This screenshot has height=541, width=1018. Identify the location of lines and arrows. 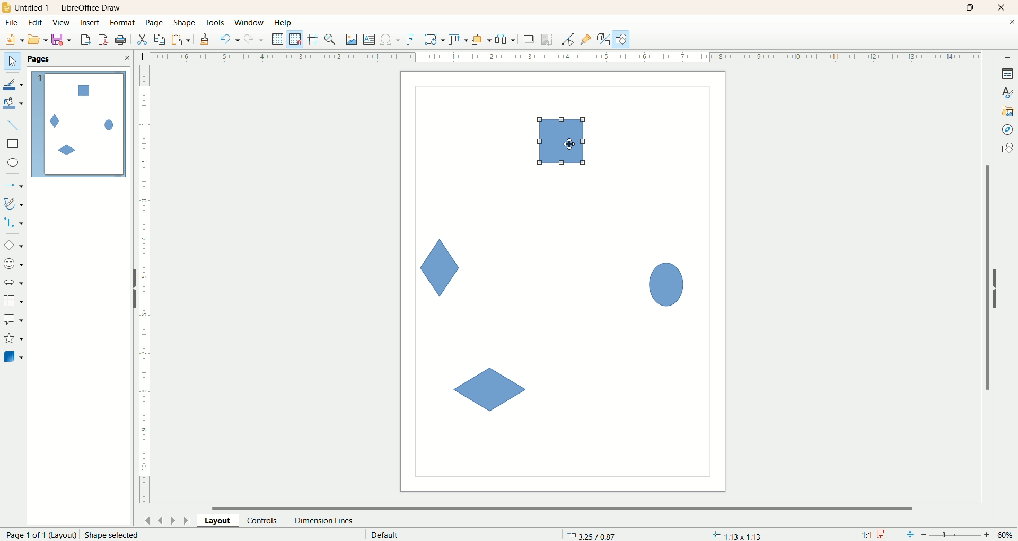
(14, 186).